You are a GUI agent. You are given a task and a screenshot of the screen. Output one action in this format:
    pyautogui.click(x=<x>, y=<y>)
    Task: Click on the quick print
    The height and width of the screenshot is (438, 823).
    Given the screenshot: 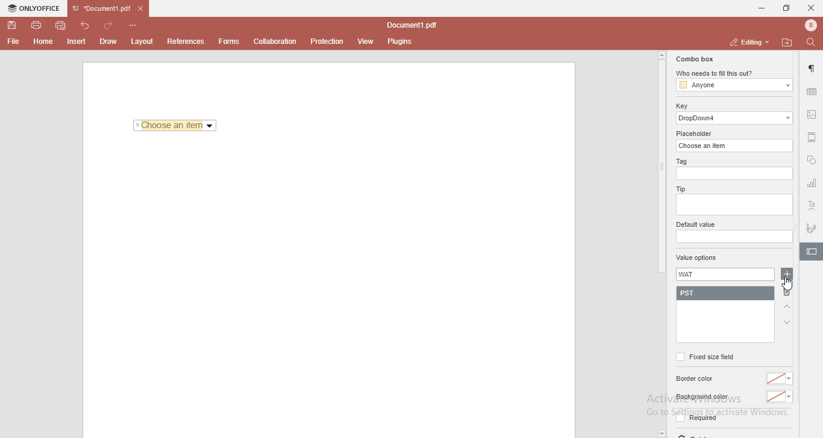 What is the action you would take?
    pyautogui.click(x=61, y=25)
    